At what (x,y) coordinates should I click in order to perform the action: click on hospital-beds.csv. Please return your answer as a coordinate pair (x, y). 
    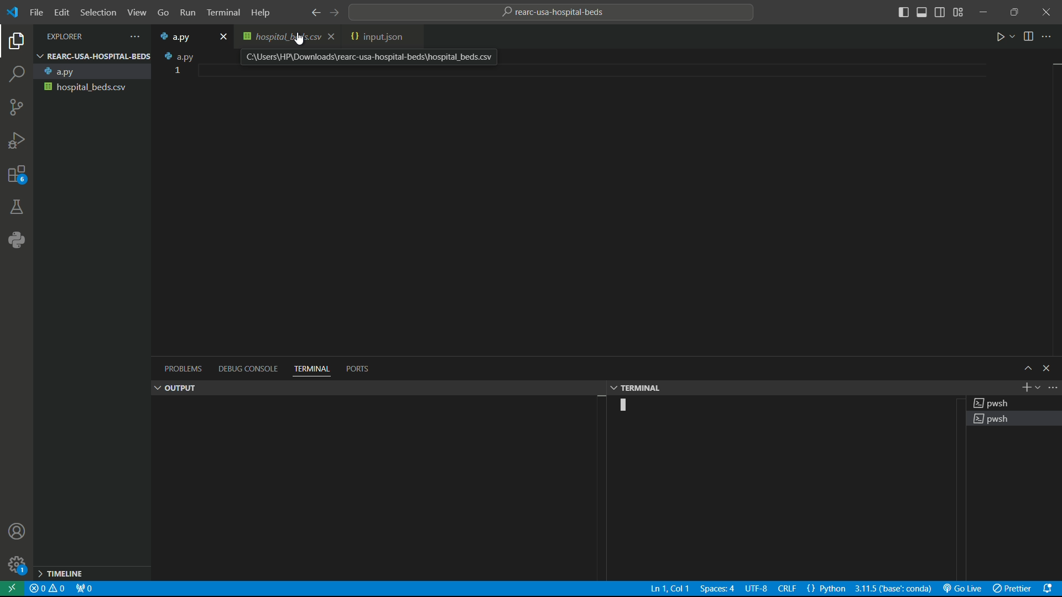
    Looking at the image, I should click on (93, 87).